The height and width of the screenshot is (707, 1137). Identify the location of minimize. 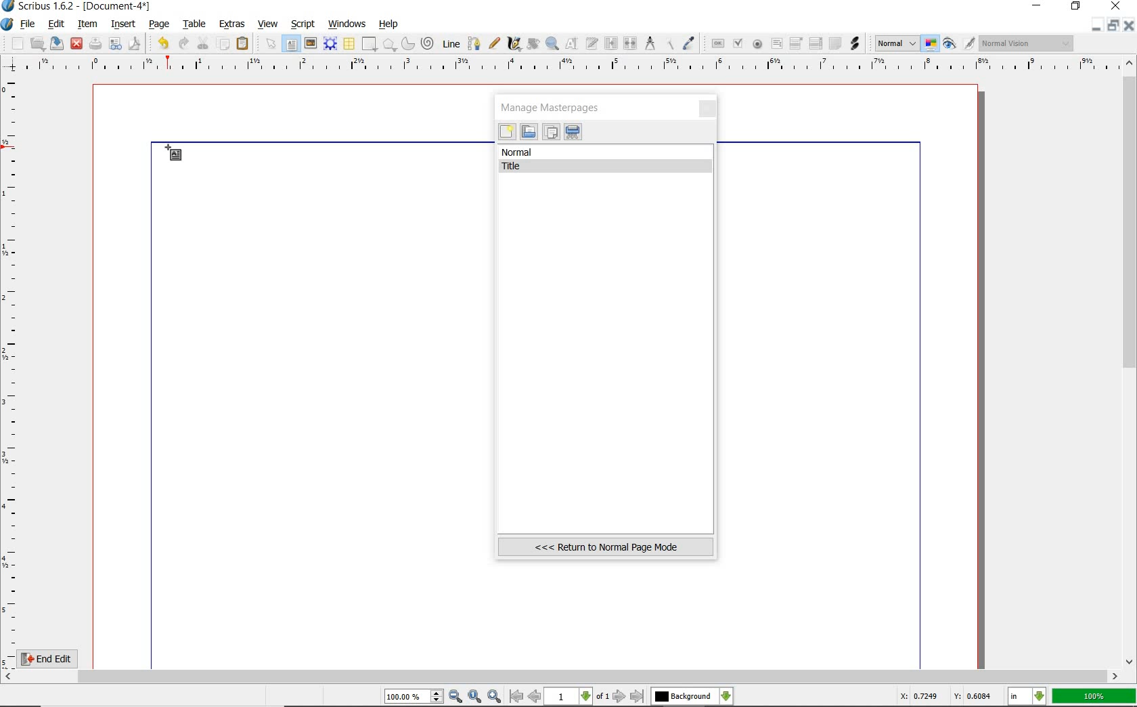
(1098, 25).